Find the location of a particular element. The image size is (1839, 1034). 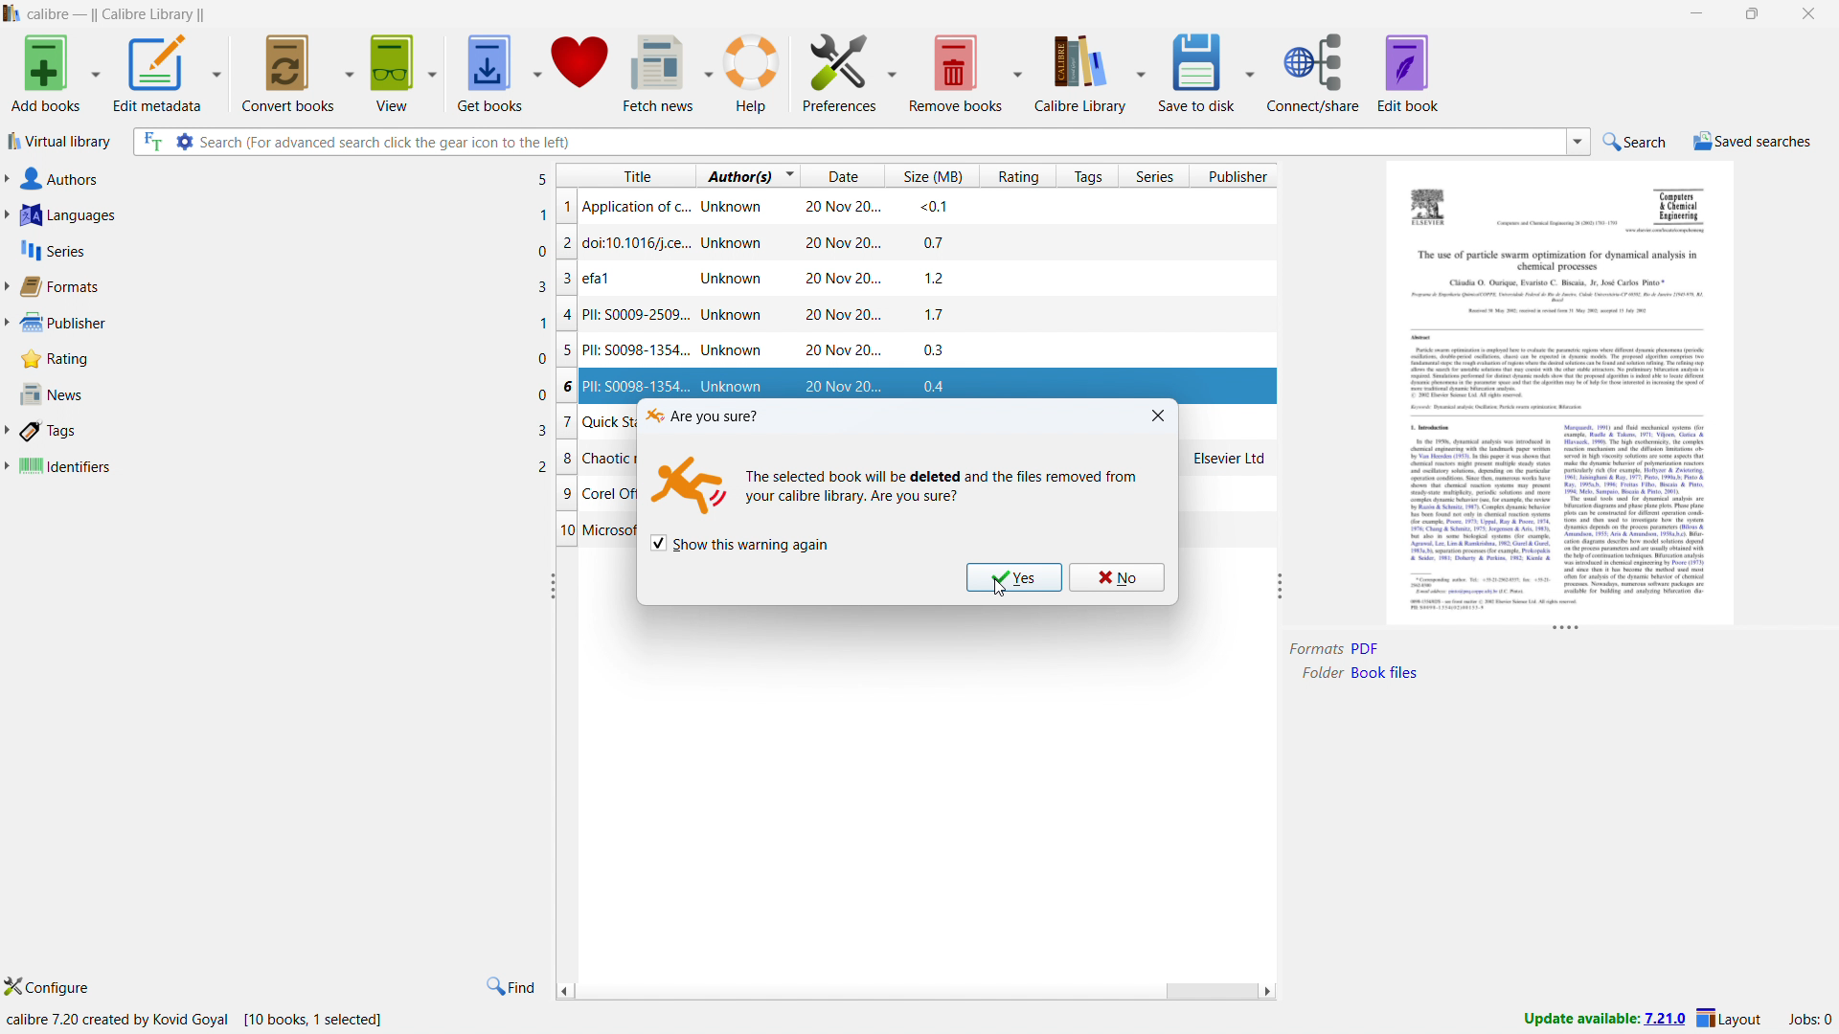

tags is located at coordinates (277, 430).